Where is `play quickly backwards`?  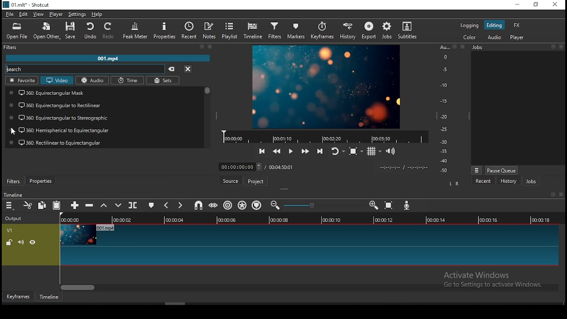
play quickly backwards is located at coordinates (276, 153).